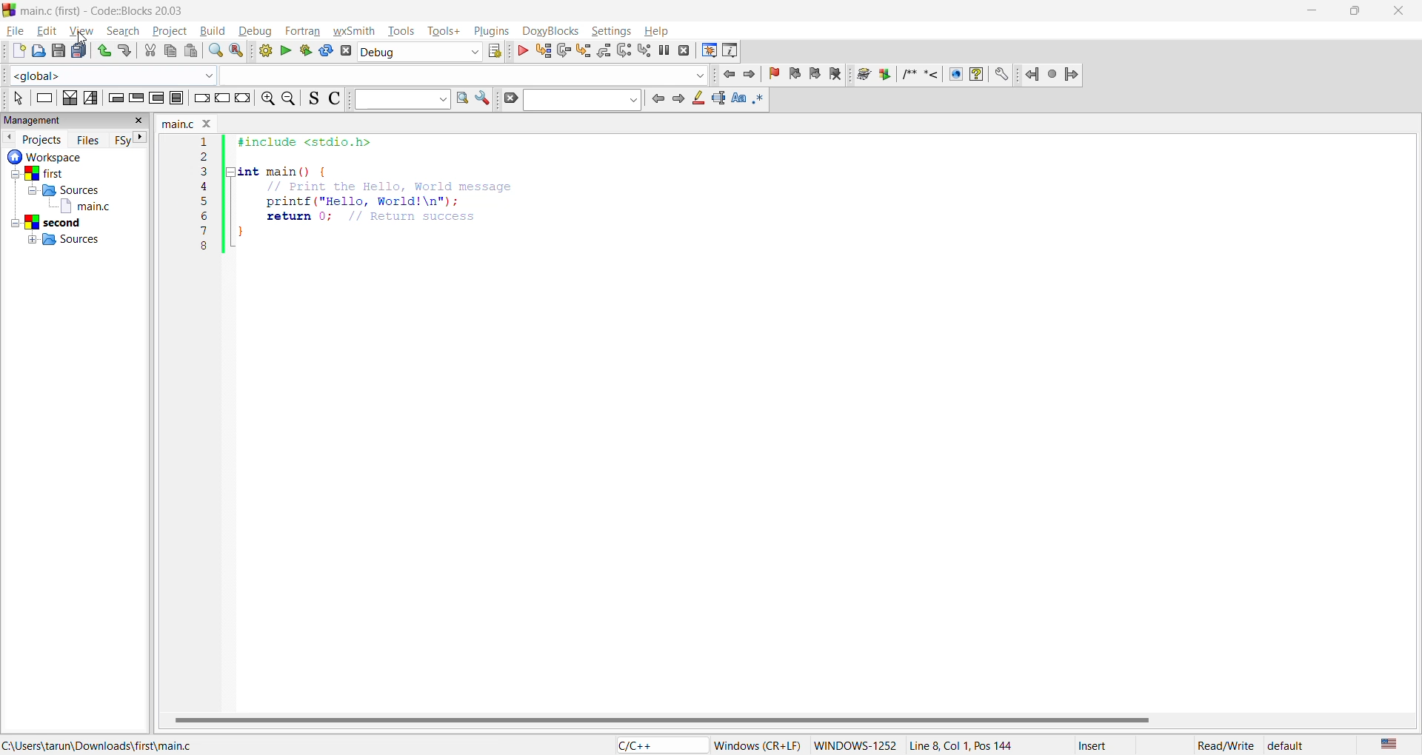 Image resolution: width=1422 pixels, height=755 pixels. I want to click on use regex, so click(759, 101).